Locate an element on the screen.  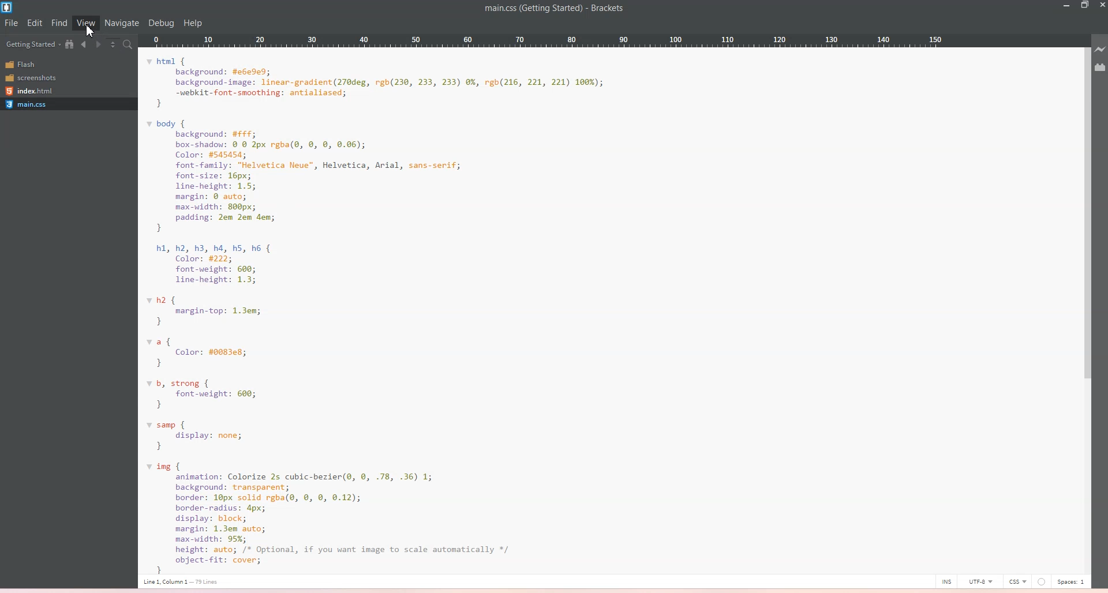
help is located at coordinates (193, 23).